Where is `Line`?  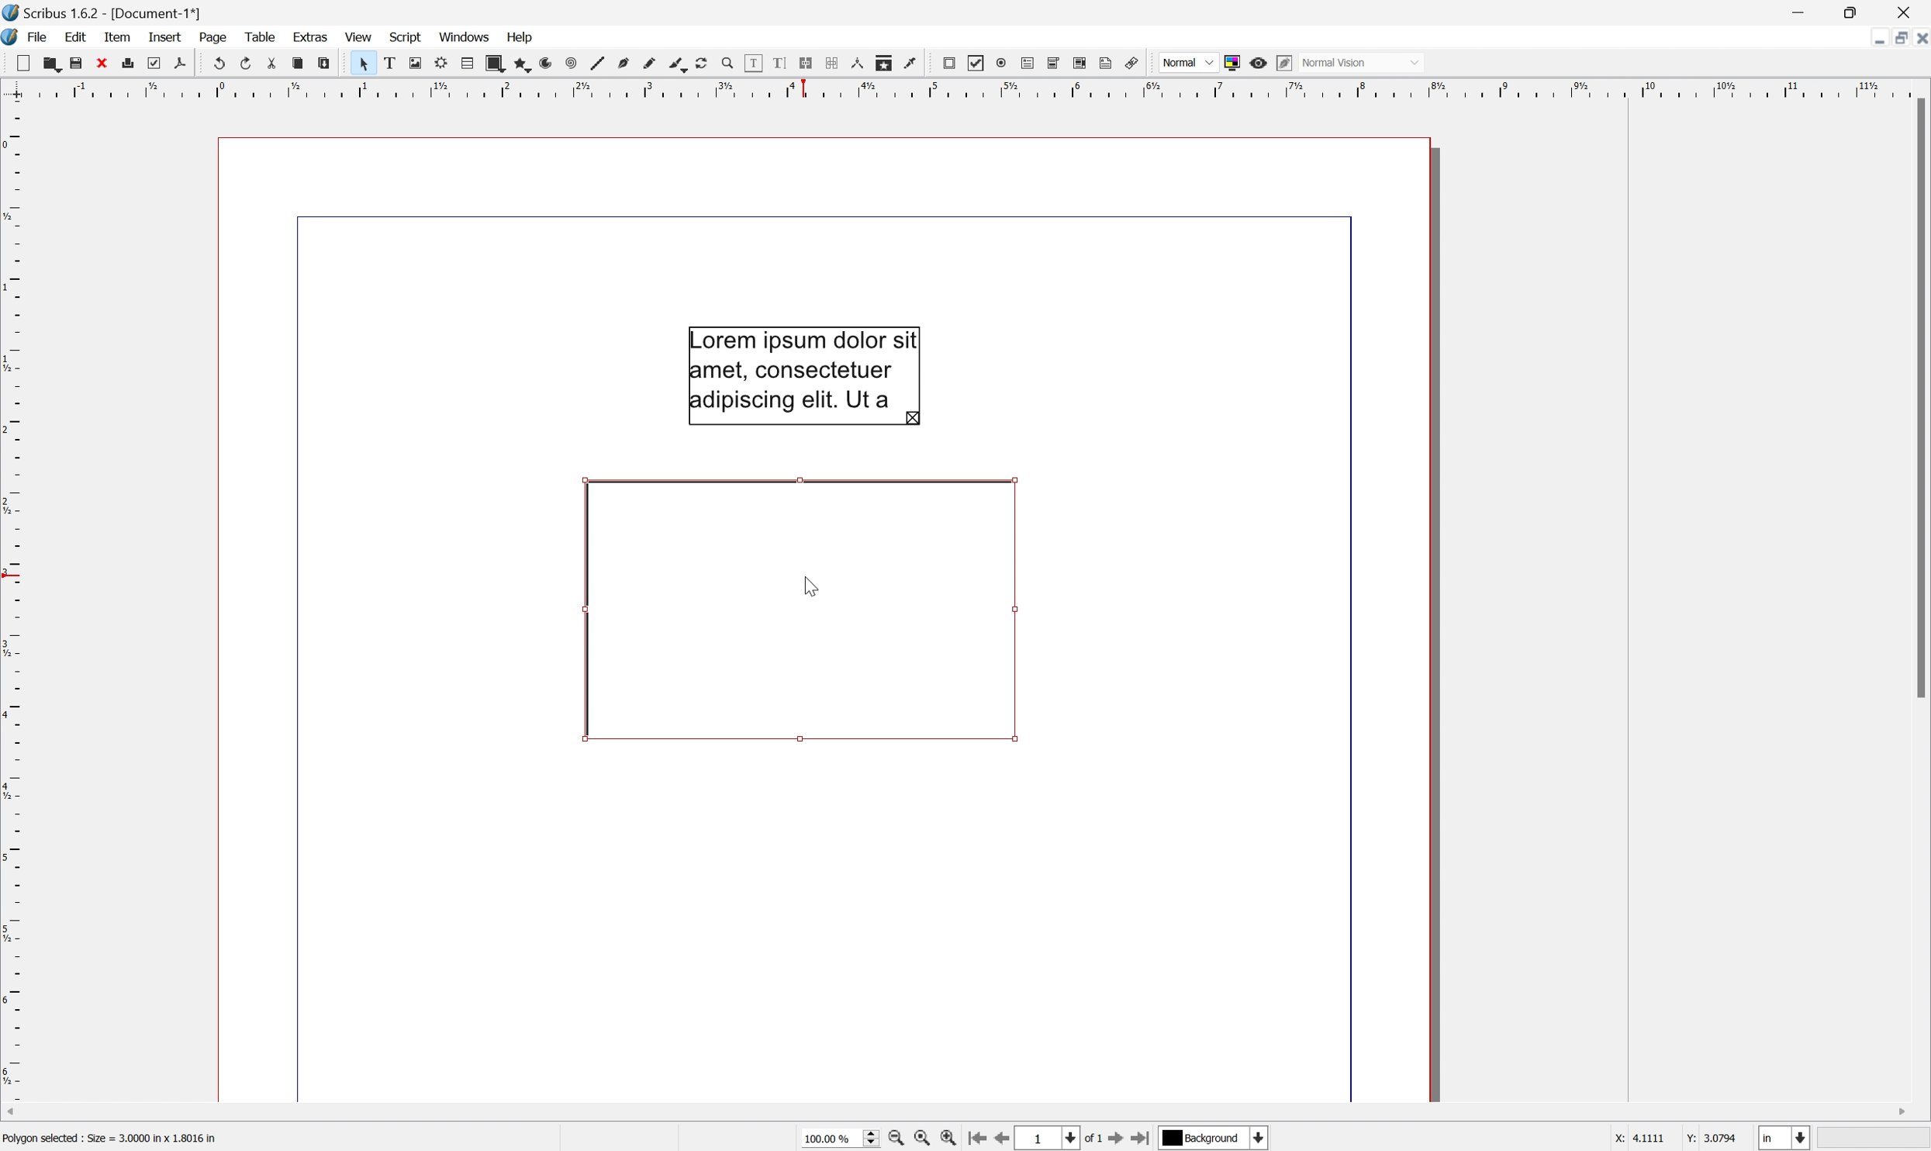
Line is located at coordinates (595, 64).